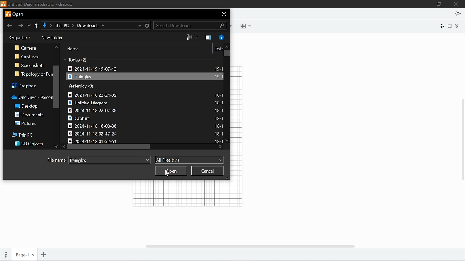 This screenshot has height=261, width=465. What do you see at coordinates (227, 53) in the screenshot?
I see `Vertical scrollbar for files` at bounding box center [227, 53].